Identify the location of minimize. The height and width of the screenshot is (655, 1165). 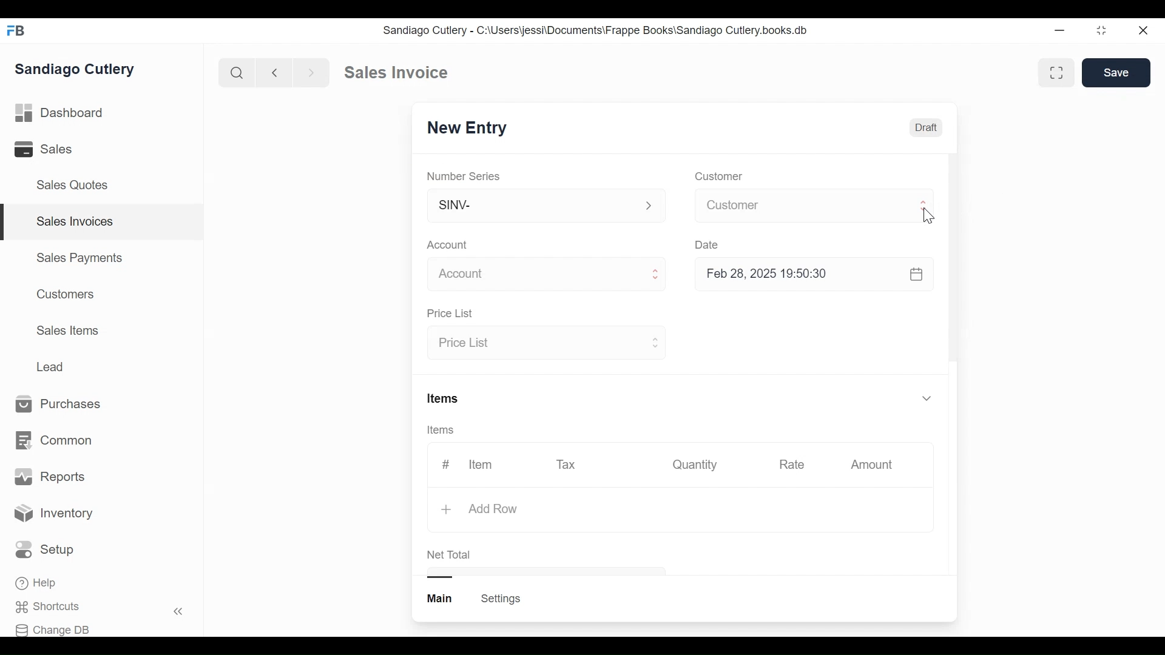
(1059, 30).